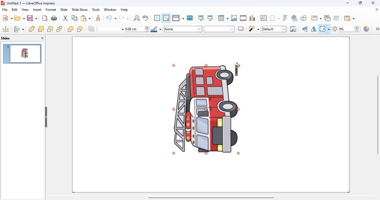 This screenshot has height=200, width=380. Describe the element at coordinates (3, 3) in the screenshot. I see `logo` at that location.